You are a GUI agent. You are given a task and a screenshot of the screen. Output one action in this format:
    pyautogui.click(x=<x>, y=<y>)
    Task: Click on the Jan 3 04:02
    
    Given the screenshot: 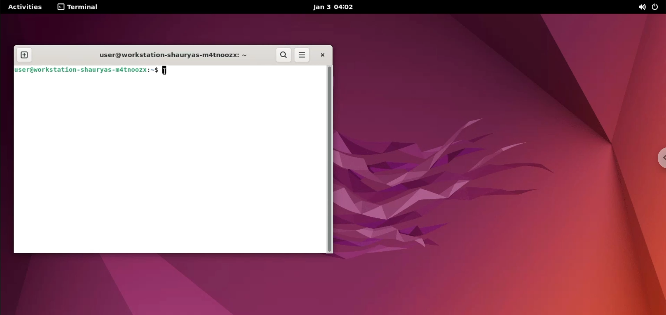 What is the action you would take?
    pyautogui.click(x=336, y=7)
    